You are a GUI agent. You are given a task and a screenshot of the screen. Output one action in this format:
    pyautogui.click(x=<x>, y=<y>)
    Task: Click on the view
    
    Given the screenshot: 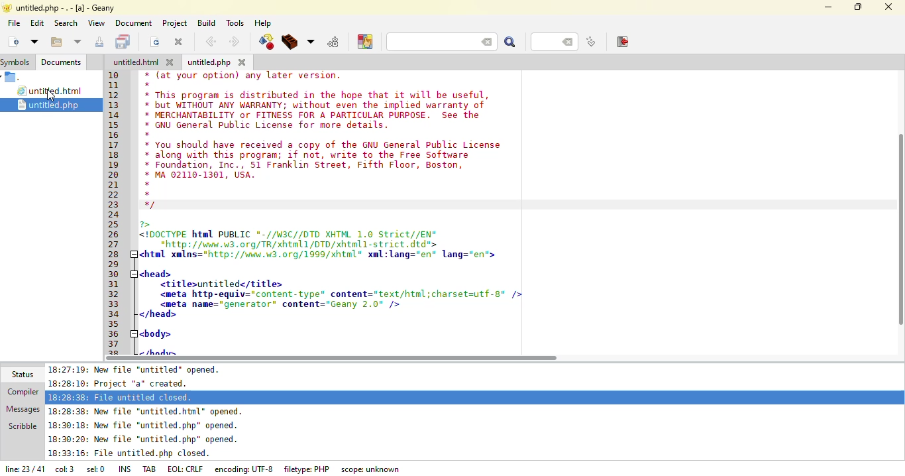 What is the action you would take?
    pyautogui.click(x=97, y=23)
    